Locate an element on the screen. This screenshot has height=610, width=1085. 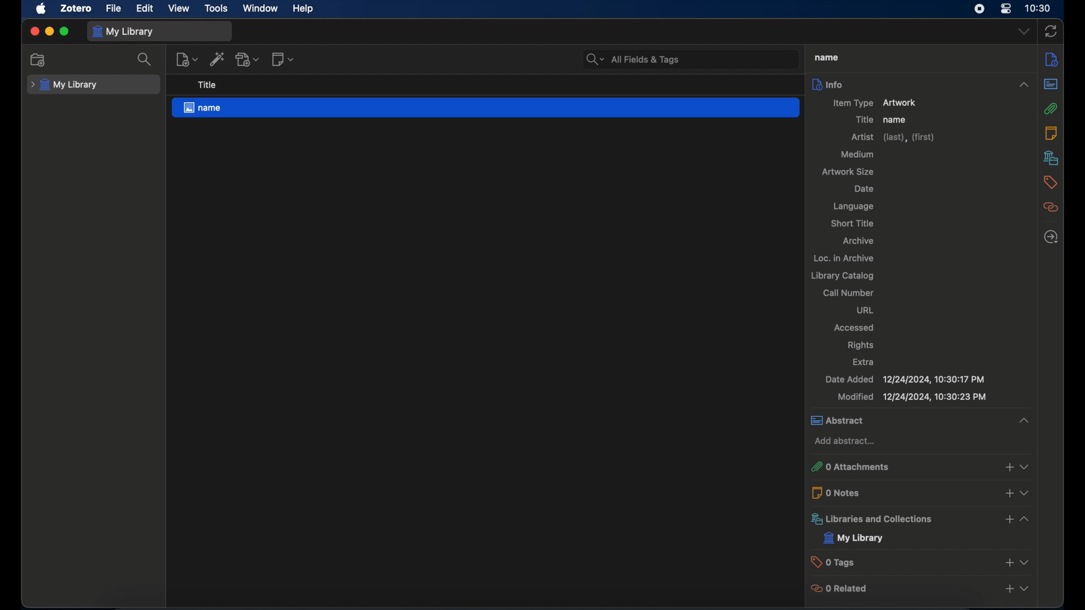
tags is located at coordinates (1049, 182).